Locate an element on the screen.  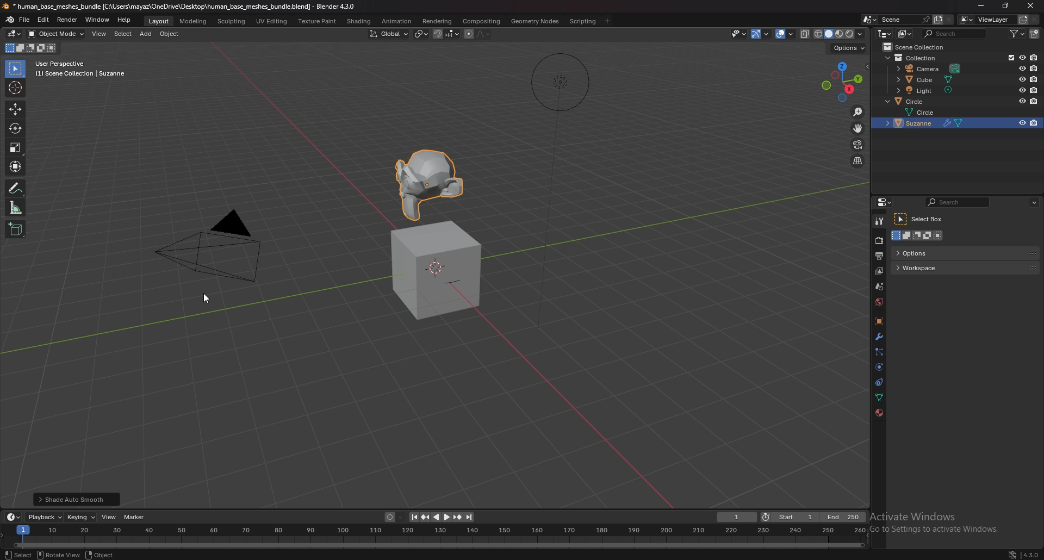
add is located at coordinates (147, 34).